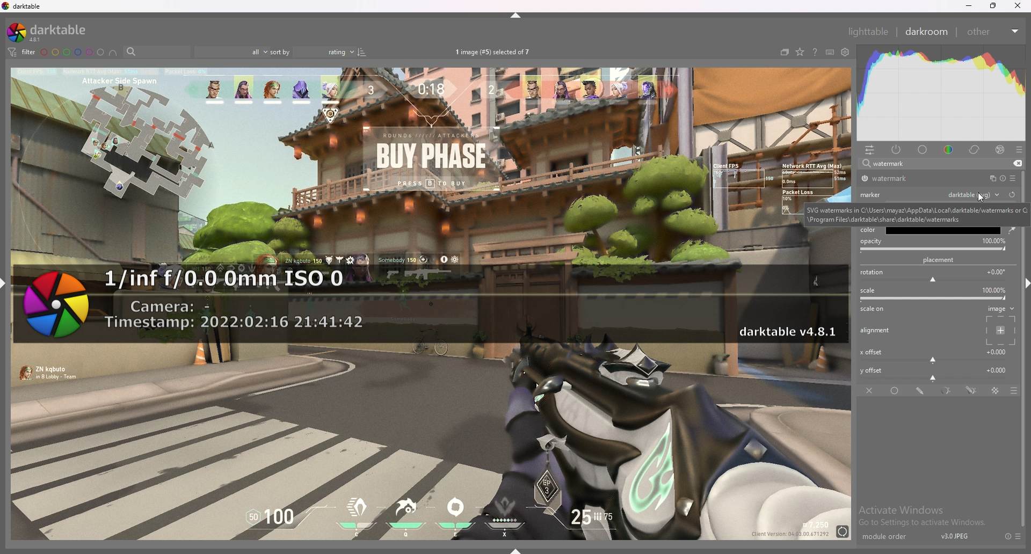 The image size is (1031, 554). What do you see at coordinates (992, 32) in the screenshot?
I see `other` at bounding box center [992, 32].